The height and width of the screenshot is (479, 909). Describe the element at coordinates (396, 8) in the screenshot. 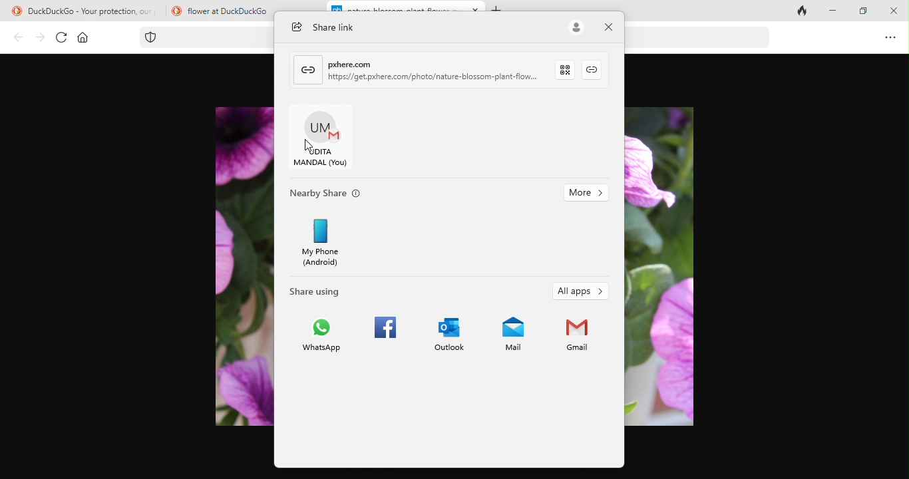

I see ` nature-blossom--plant-flower-` at that location.